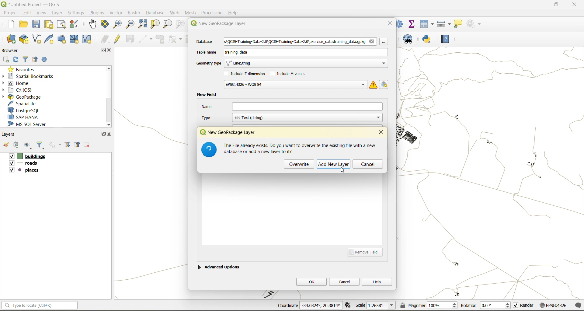  Describe the element at coordinates (75, 24) in the screenshot. I see `style manager` at that location.